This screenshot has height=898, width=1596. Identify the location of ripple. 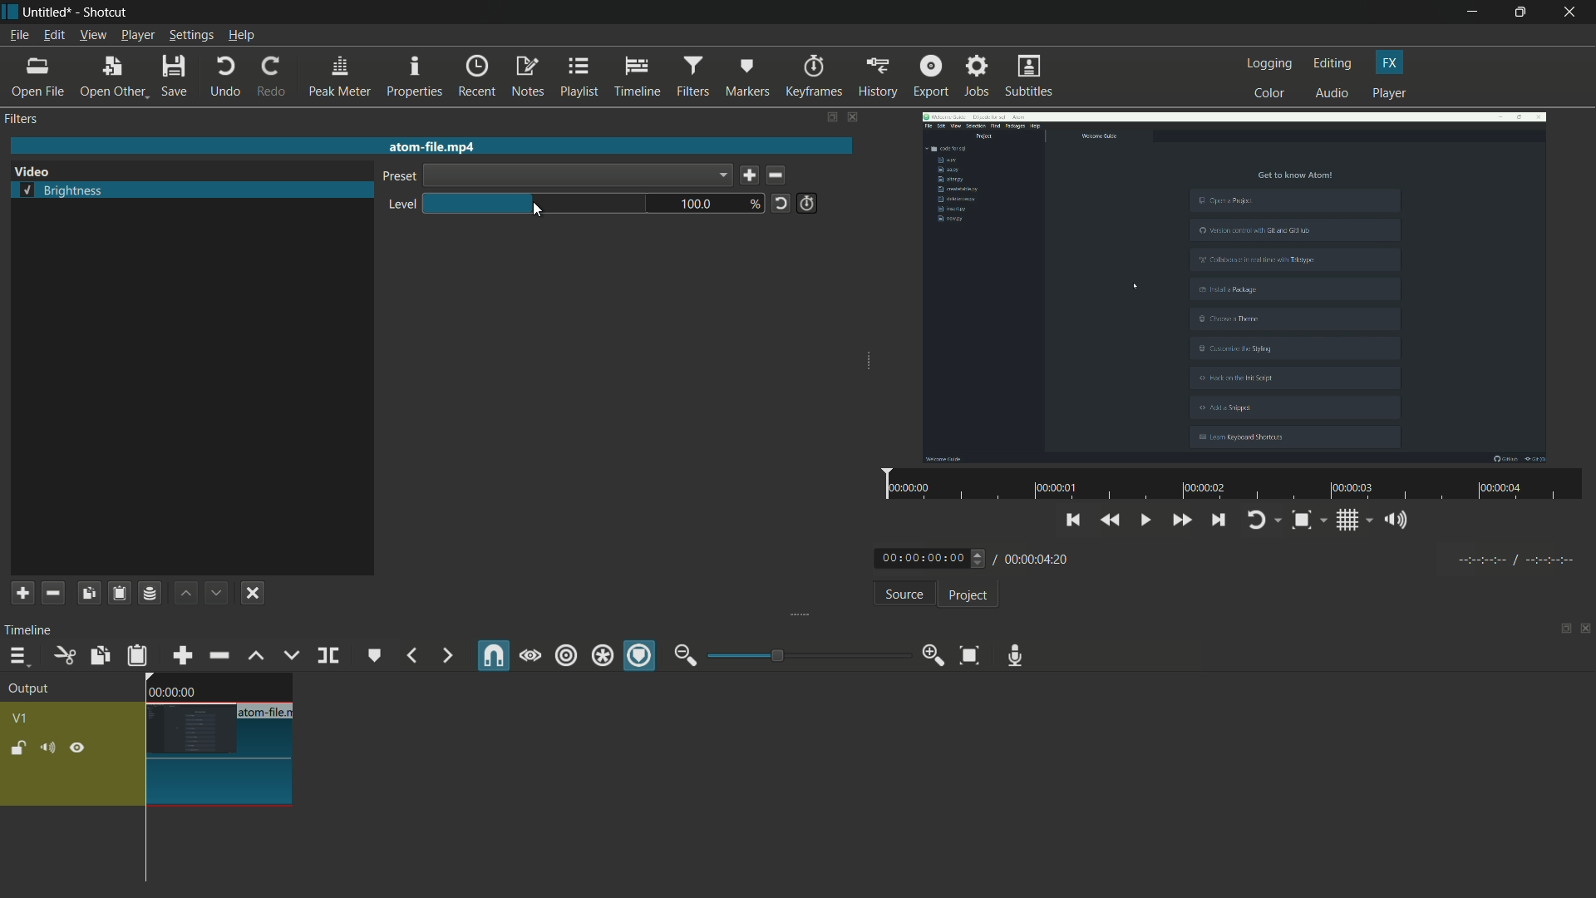
(565, 656).